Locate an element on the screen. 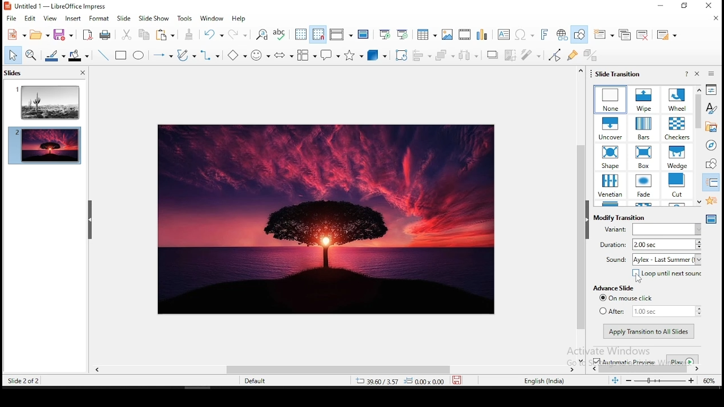  transition effects is located at coordinates (611, 99).